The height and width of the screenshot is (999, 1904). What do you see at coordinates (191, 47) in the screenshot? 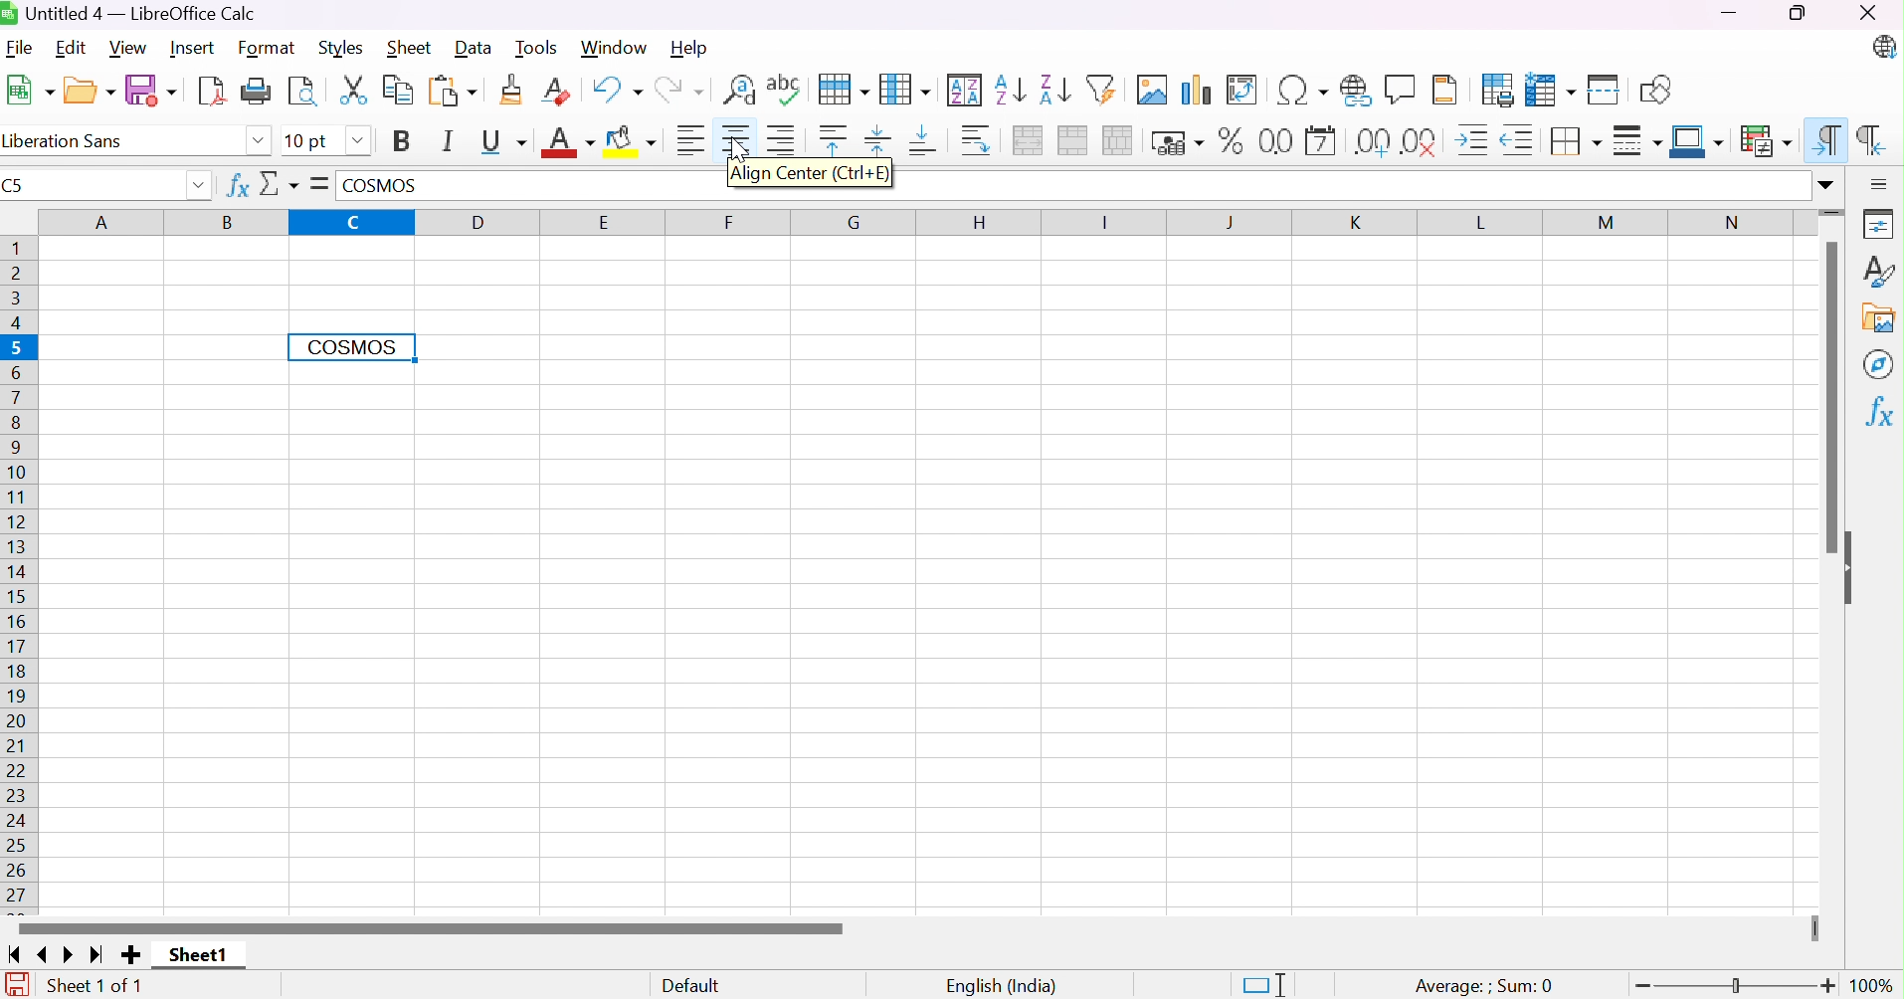
I see `Insert` at bounding box center [191, 47].